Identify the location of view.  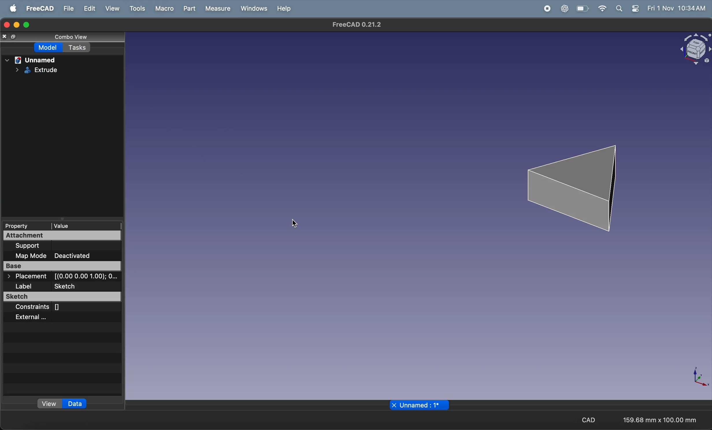
(50, 405).